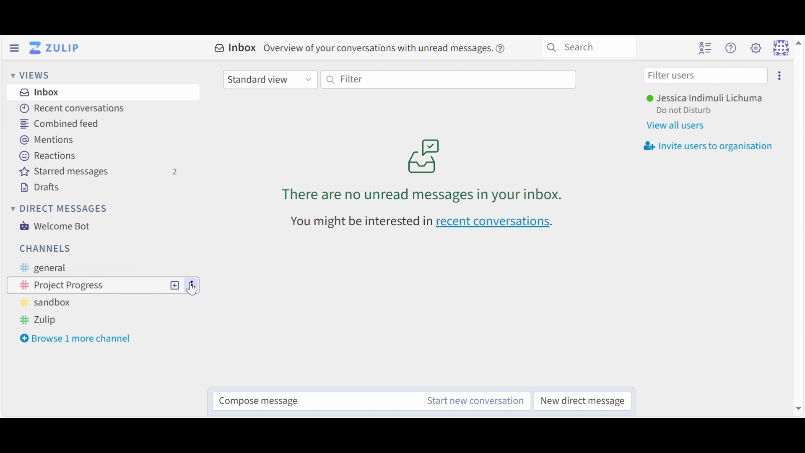 This screenshot has width=805, height=453. Describe the element at coordinates (120, 293) in the screenshot. I see `Cursor` at that location.